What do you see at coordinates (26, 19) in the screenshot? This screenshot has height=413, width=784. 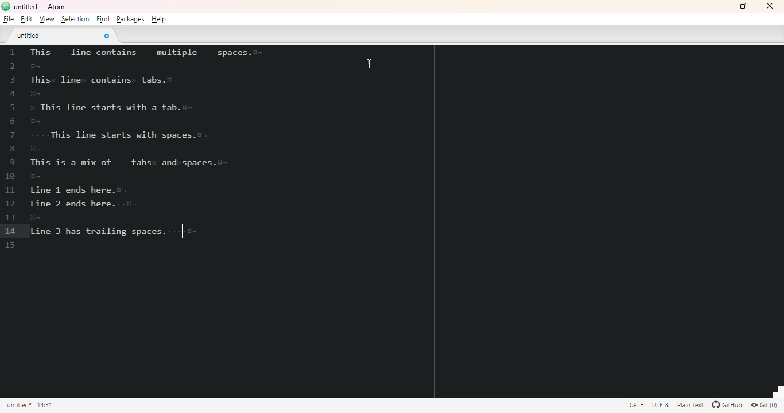 I see `edit` at bounding box center [26, 19].